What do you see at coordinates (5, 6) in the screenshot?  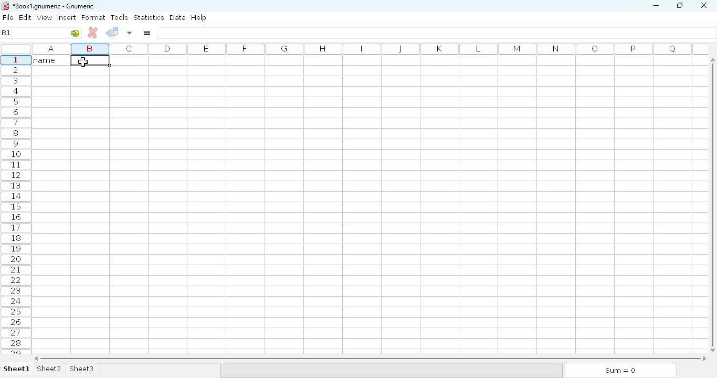 I see `logo` at bounding box center [5, 6].